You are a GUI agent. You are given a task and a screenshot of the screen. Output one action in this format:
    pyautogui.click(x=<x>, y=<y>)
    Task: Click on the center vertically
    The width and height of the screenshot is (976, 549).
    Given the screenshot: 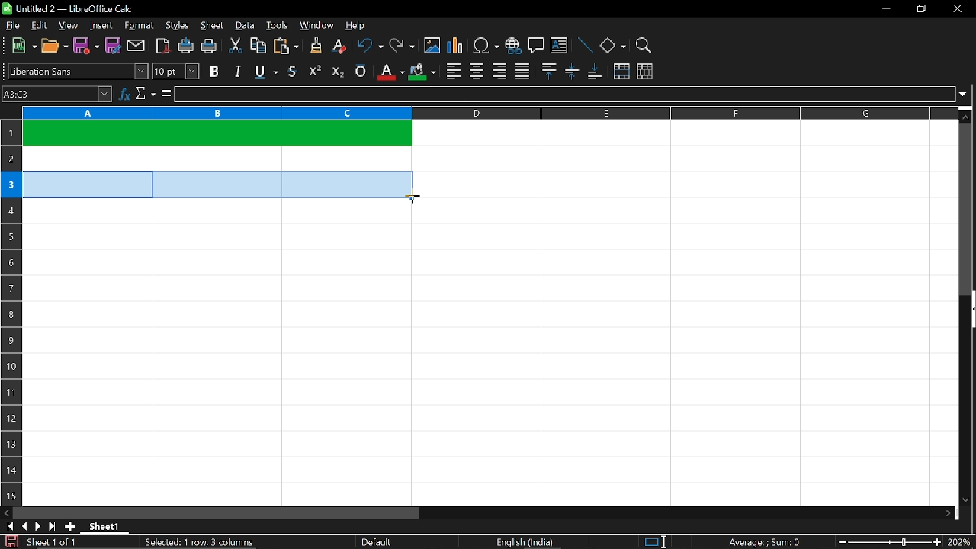 What is the action you would take?
    pyautogui.click(x=572, y=72)
    